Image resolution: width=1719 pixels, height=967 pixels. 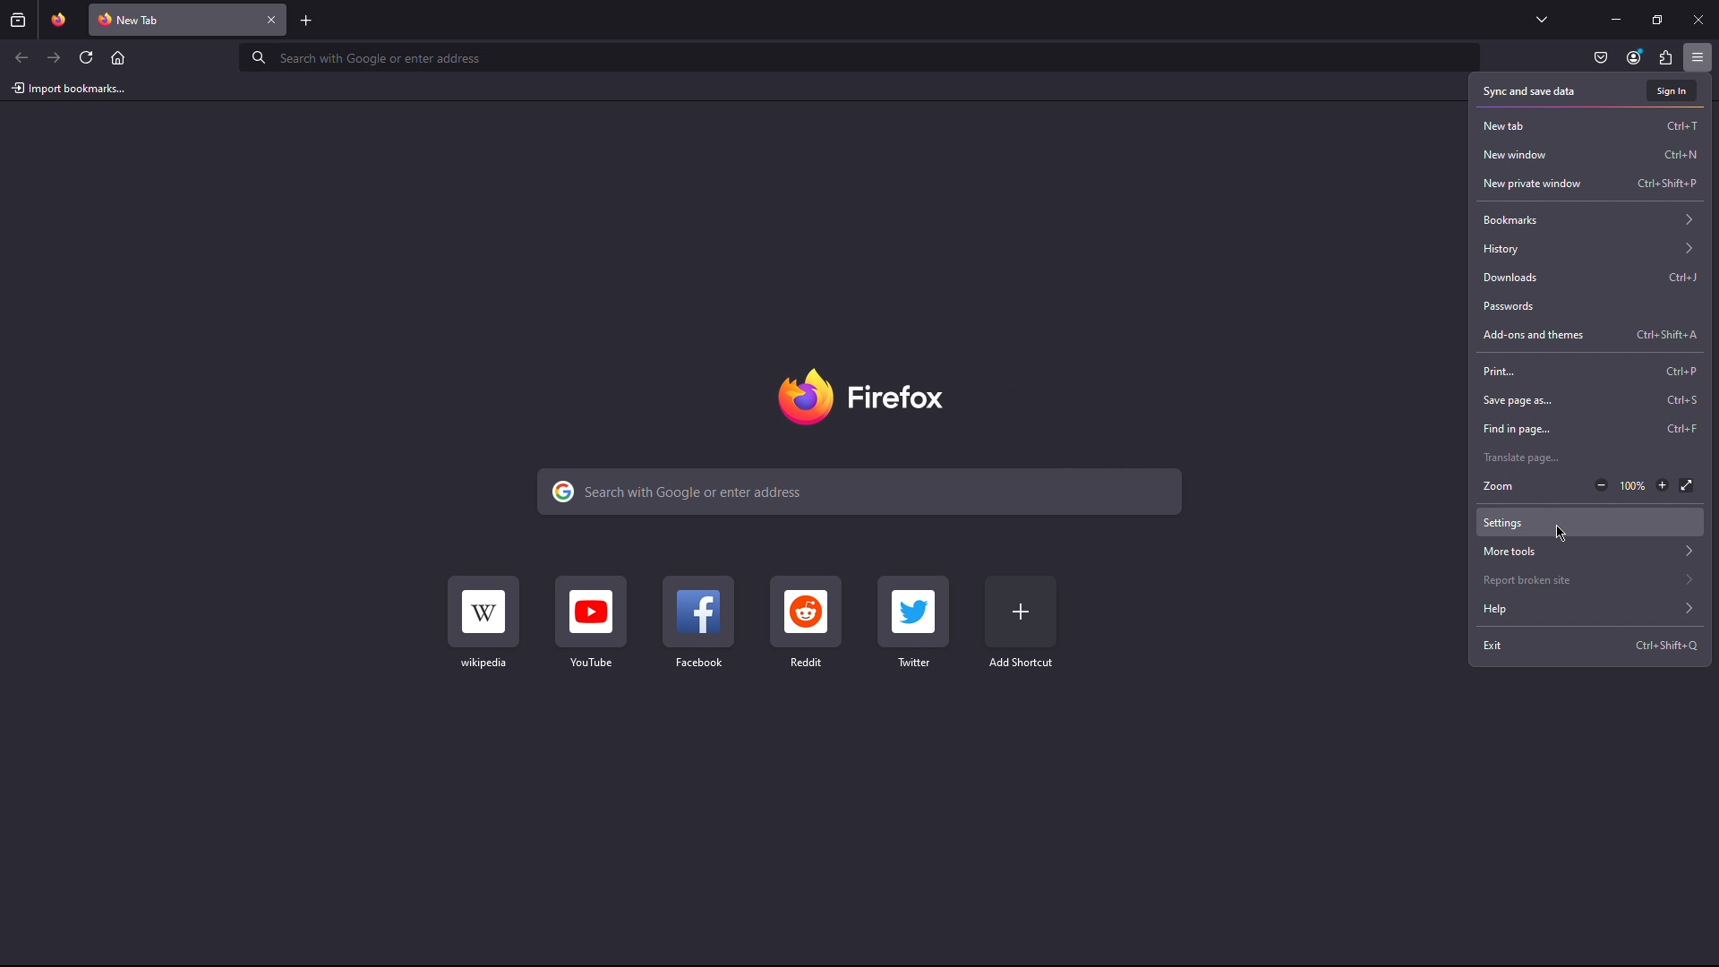 What do you see at coordinates (1589, 124) in the screenshot?
I see `New Tab` at bounding box center [1589, 124].